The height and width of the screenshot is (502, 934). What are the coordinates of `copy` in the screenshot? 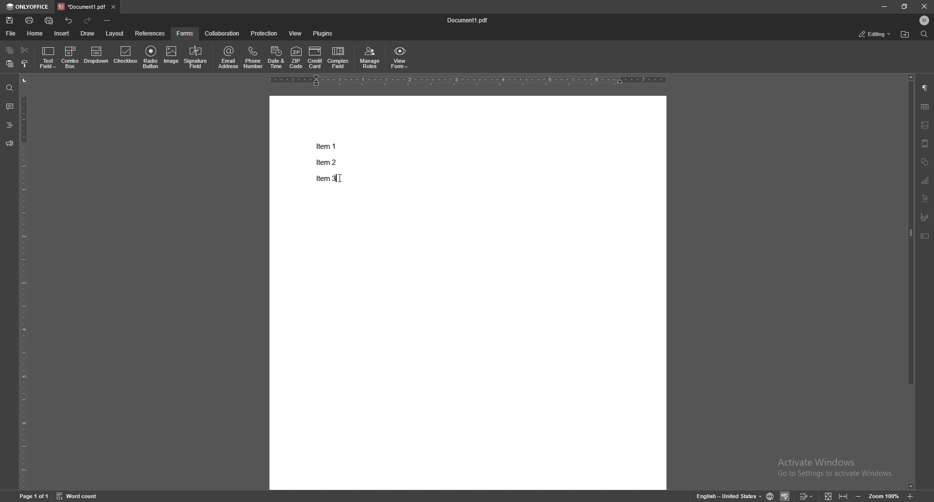 It's located at (10, 50).